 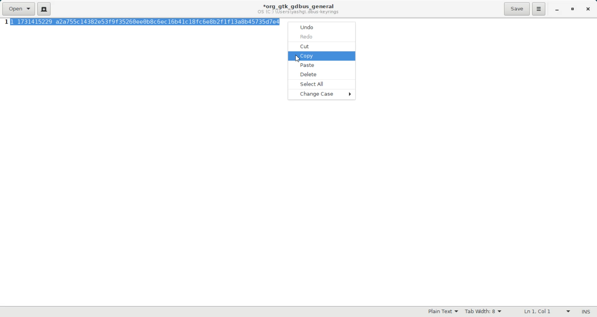 What do you see at coordinates (573, 10) in the screenshot?
I see `Maximize` at bounding box center [573, 10].